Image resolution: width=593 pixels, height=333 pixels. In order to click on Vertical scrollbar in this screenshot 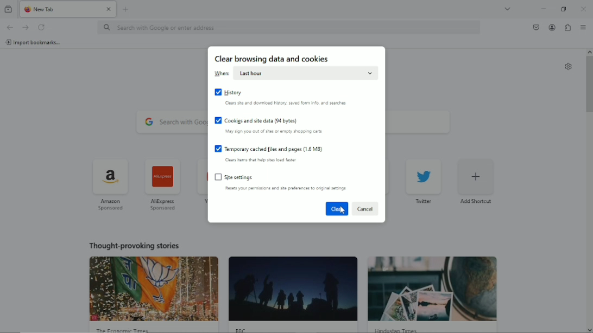, I will do `click(589, 85)`.